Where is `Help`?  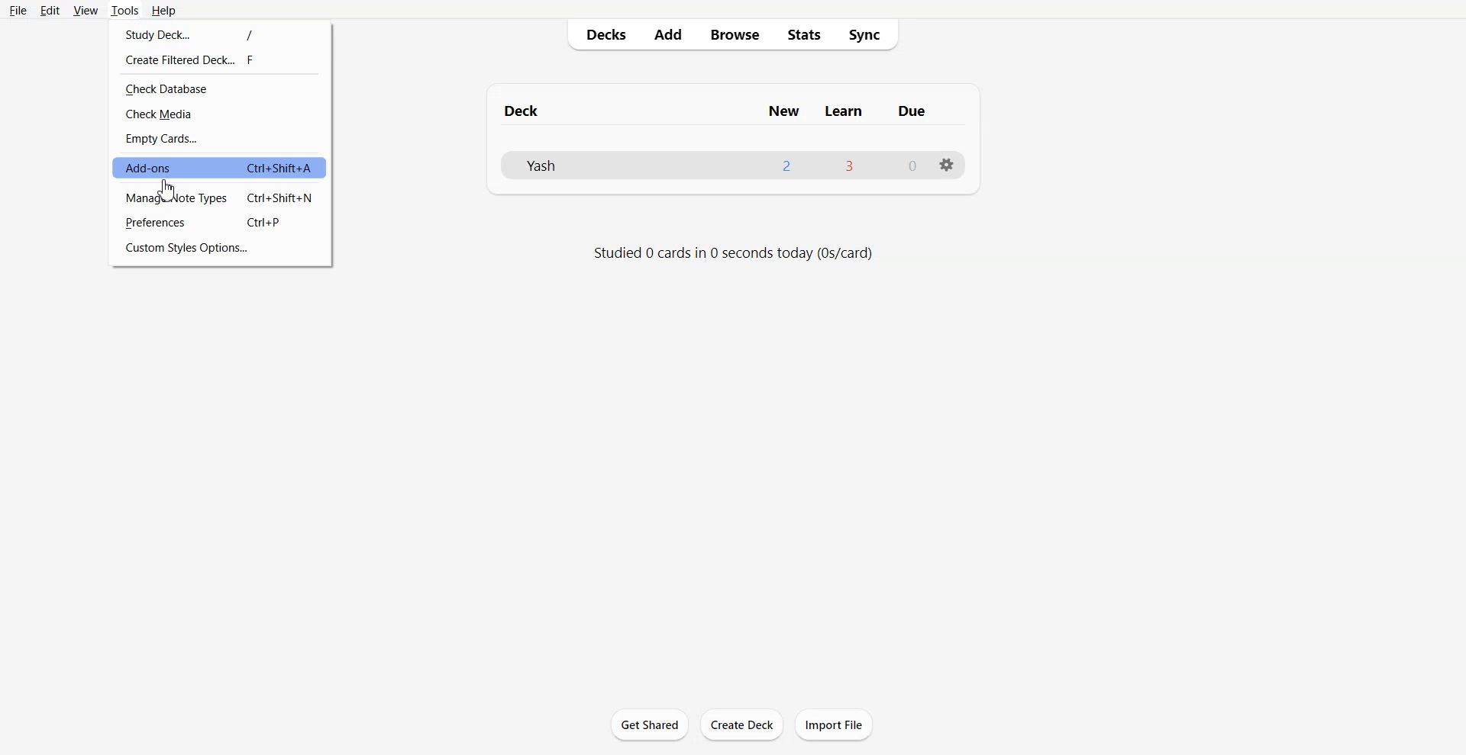
Help is located at coordinates (163, 11).